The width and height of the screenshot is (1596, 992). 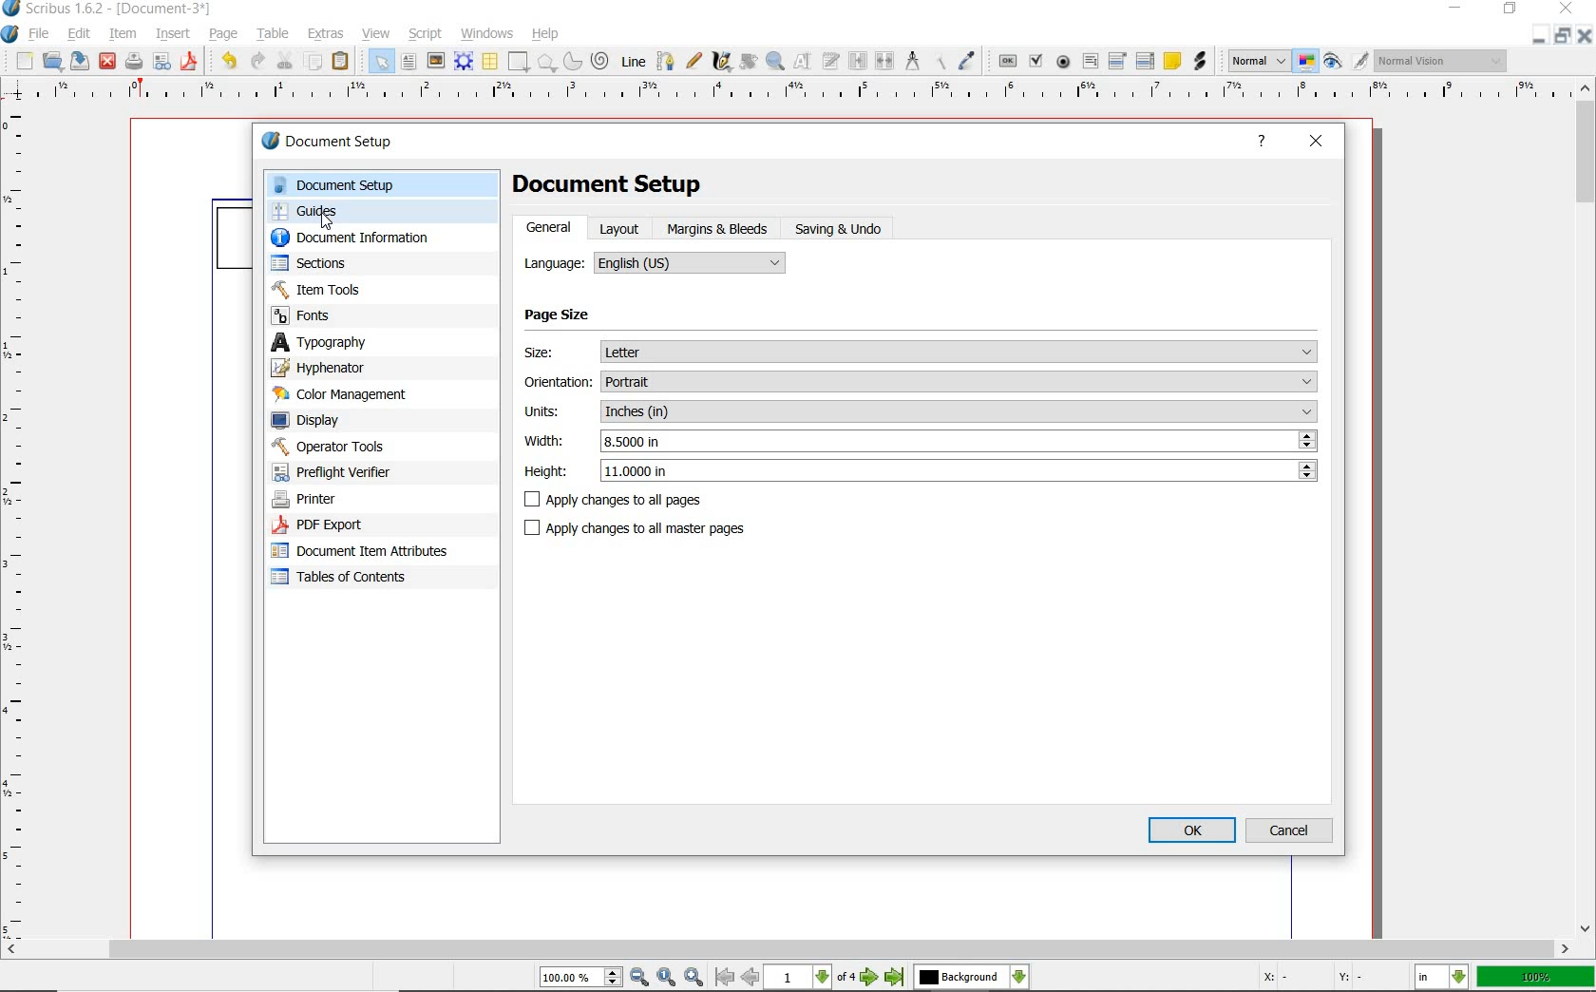 I want to click on script, so click(x=427, y=33).